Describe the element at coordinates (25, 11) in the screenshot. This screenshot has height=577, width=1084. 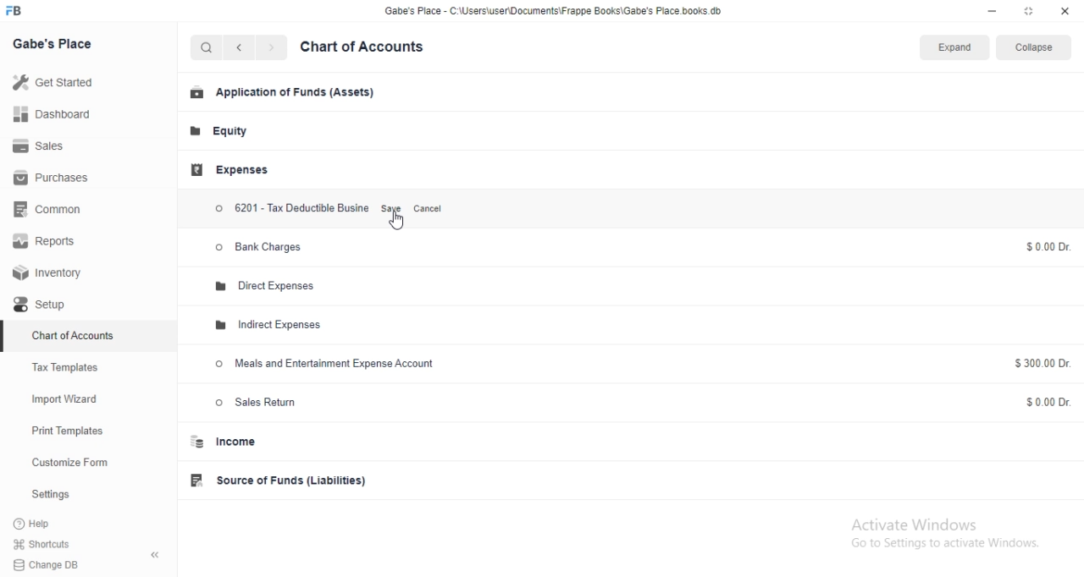
I see `FB` at that location.